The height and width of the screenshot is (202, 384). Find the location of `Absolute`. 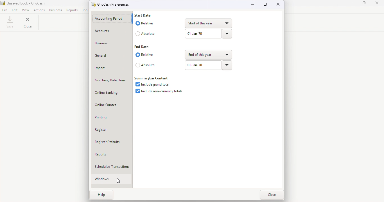

Absolute is located at coordinates (146, 33).